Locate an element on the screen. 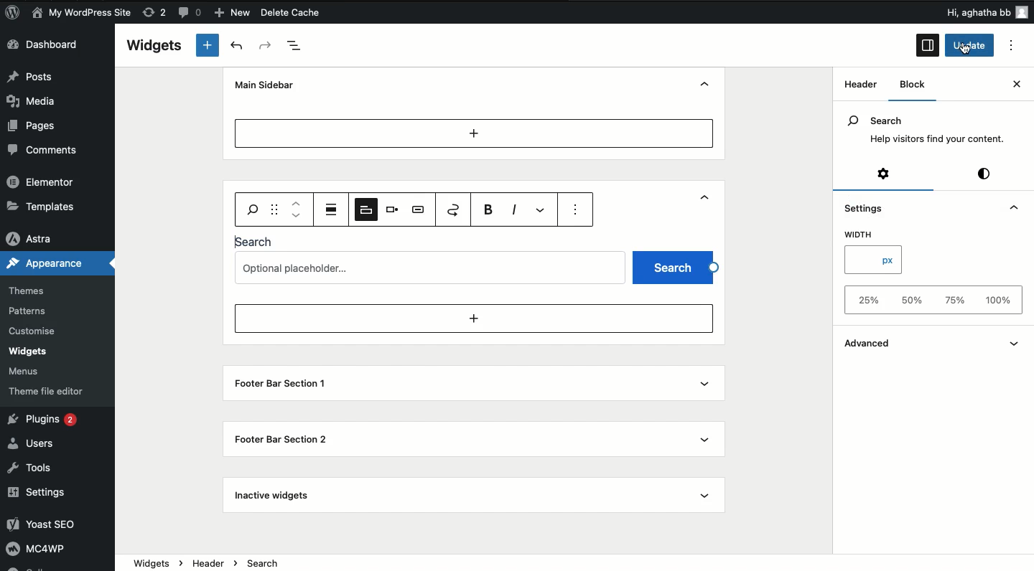 This screenshot has height=571, width=1034. Drag is located at coordinates (275, 209).